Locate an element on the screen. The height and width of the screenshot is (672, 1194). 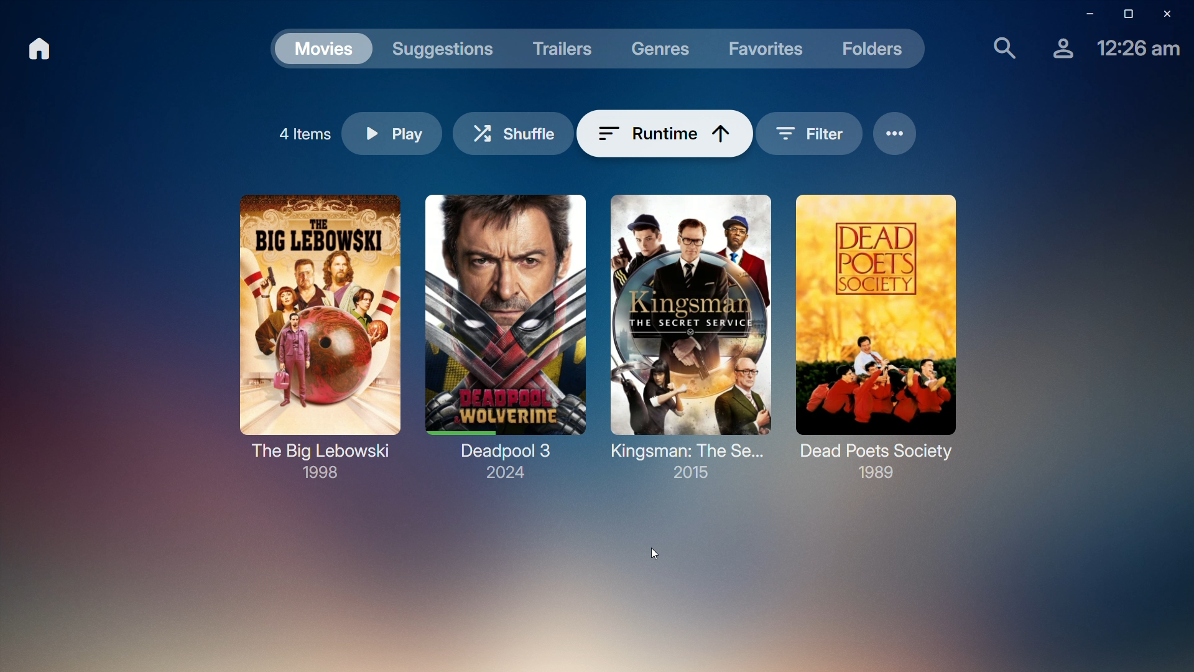
Restore is located at coordinates (1124, 14).